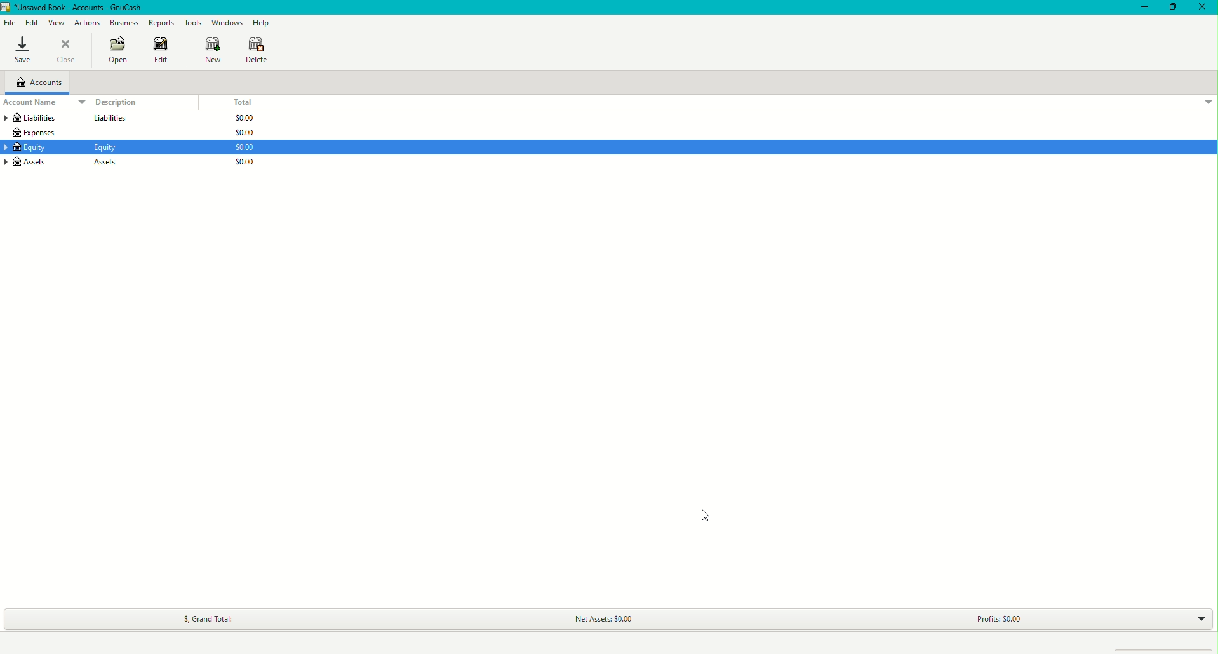 This screenshot has height=654, width=1218. Describe the element at coordinates (37, 147) in the screenshot. I see `Assets` at that location.